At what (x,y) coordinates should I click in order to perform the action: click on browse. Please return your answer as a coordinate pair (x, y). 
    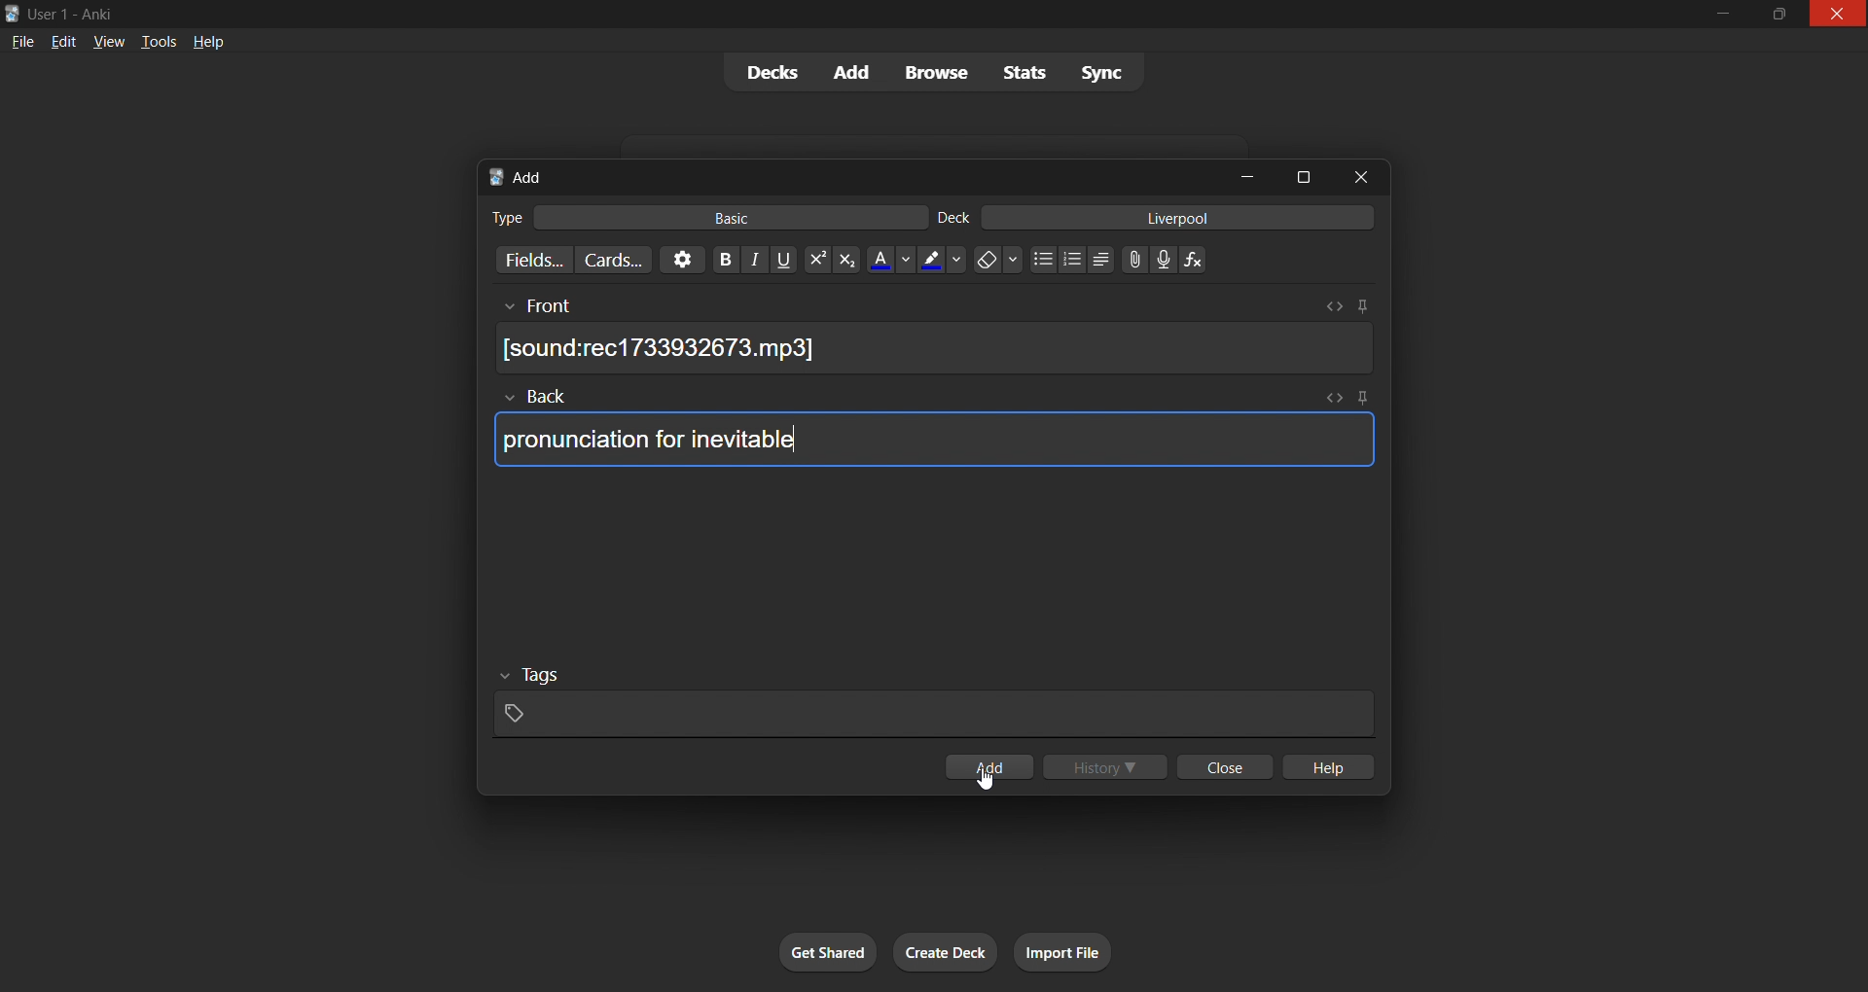
    Looking at the image, I should click on (941, 71).